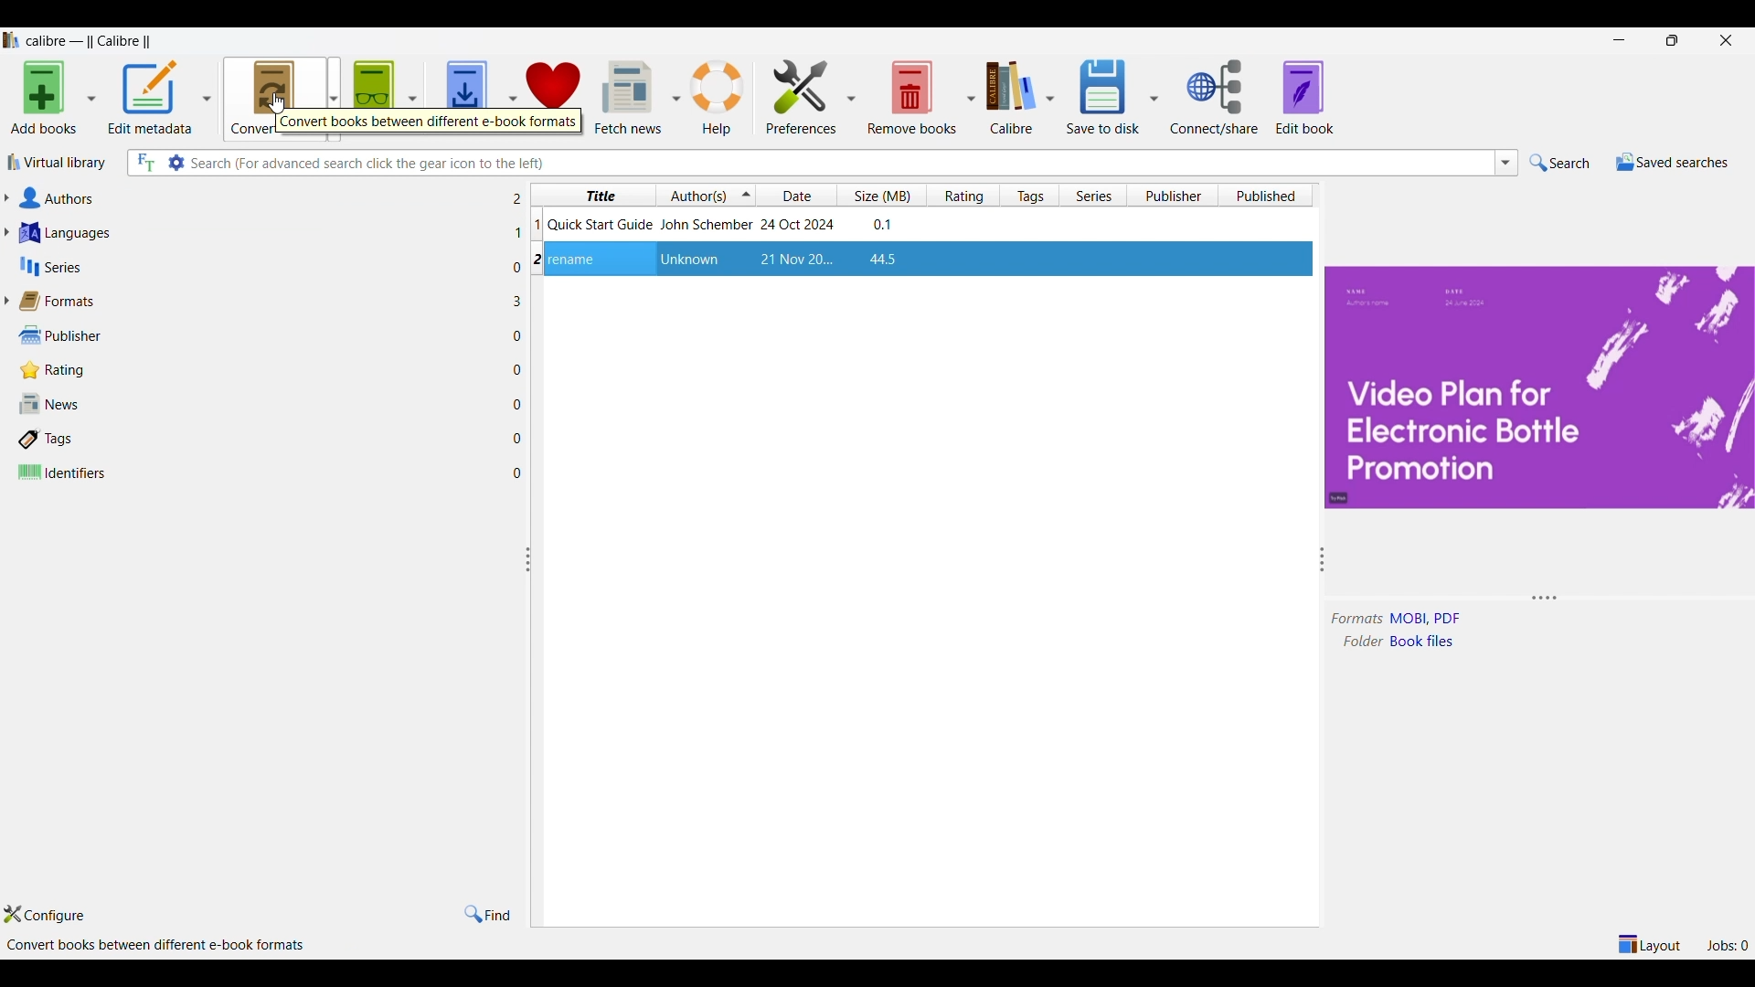  I want to click on Details of software, so click(151, 946).